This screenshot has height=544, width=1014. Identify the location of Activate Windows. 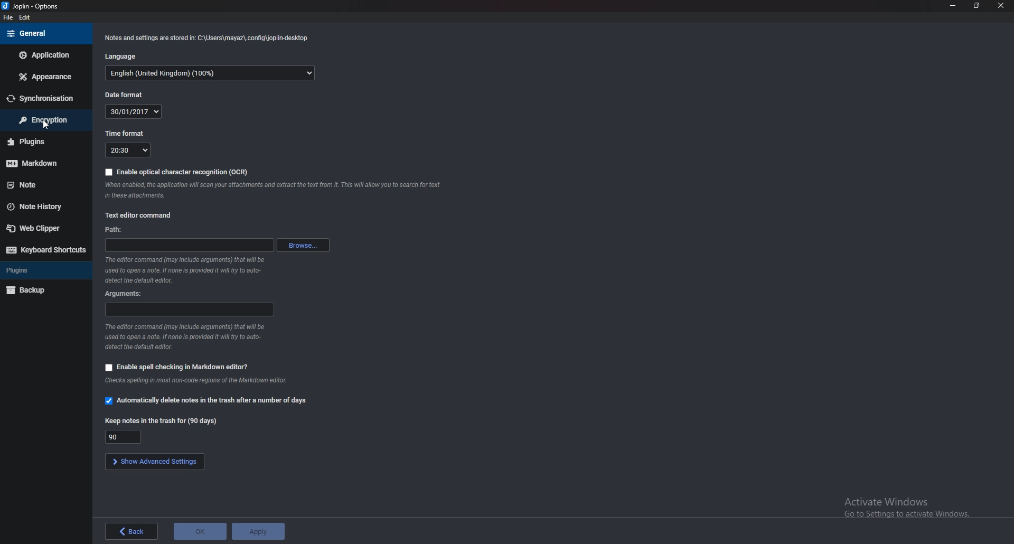
(904, 505).